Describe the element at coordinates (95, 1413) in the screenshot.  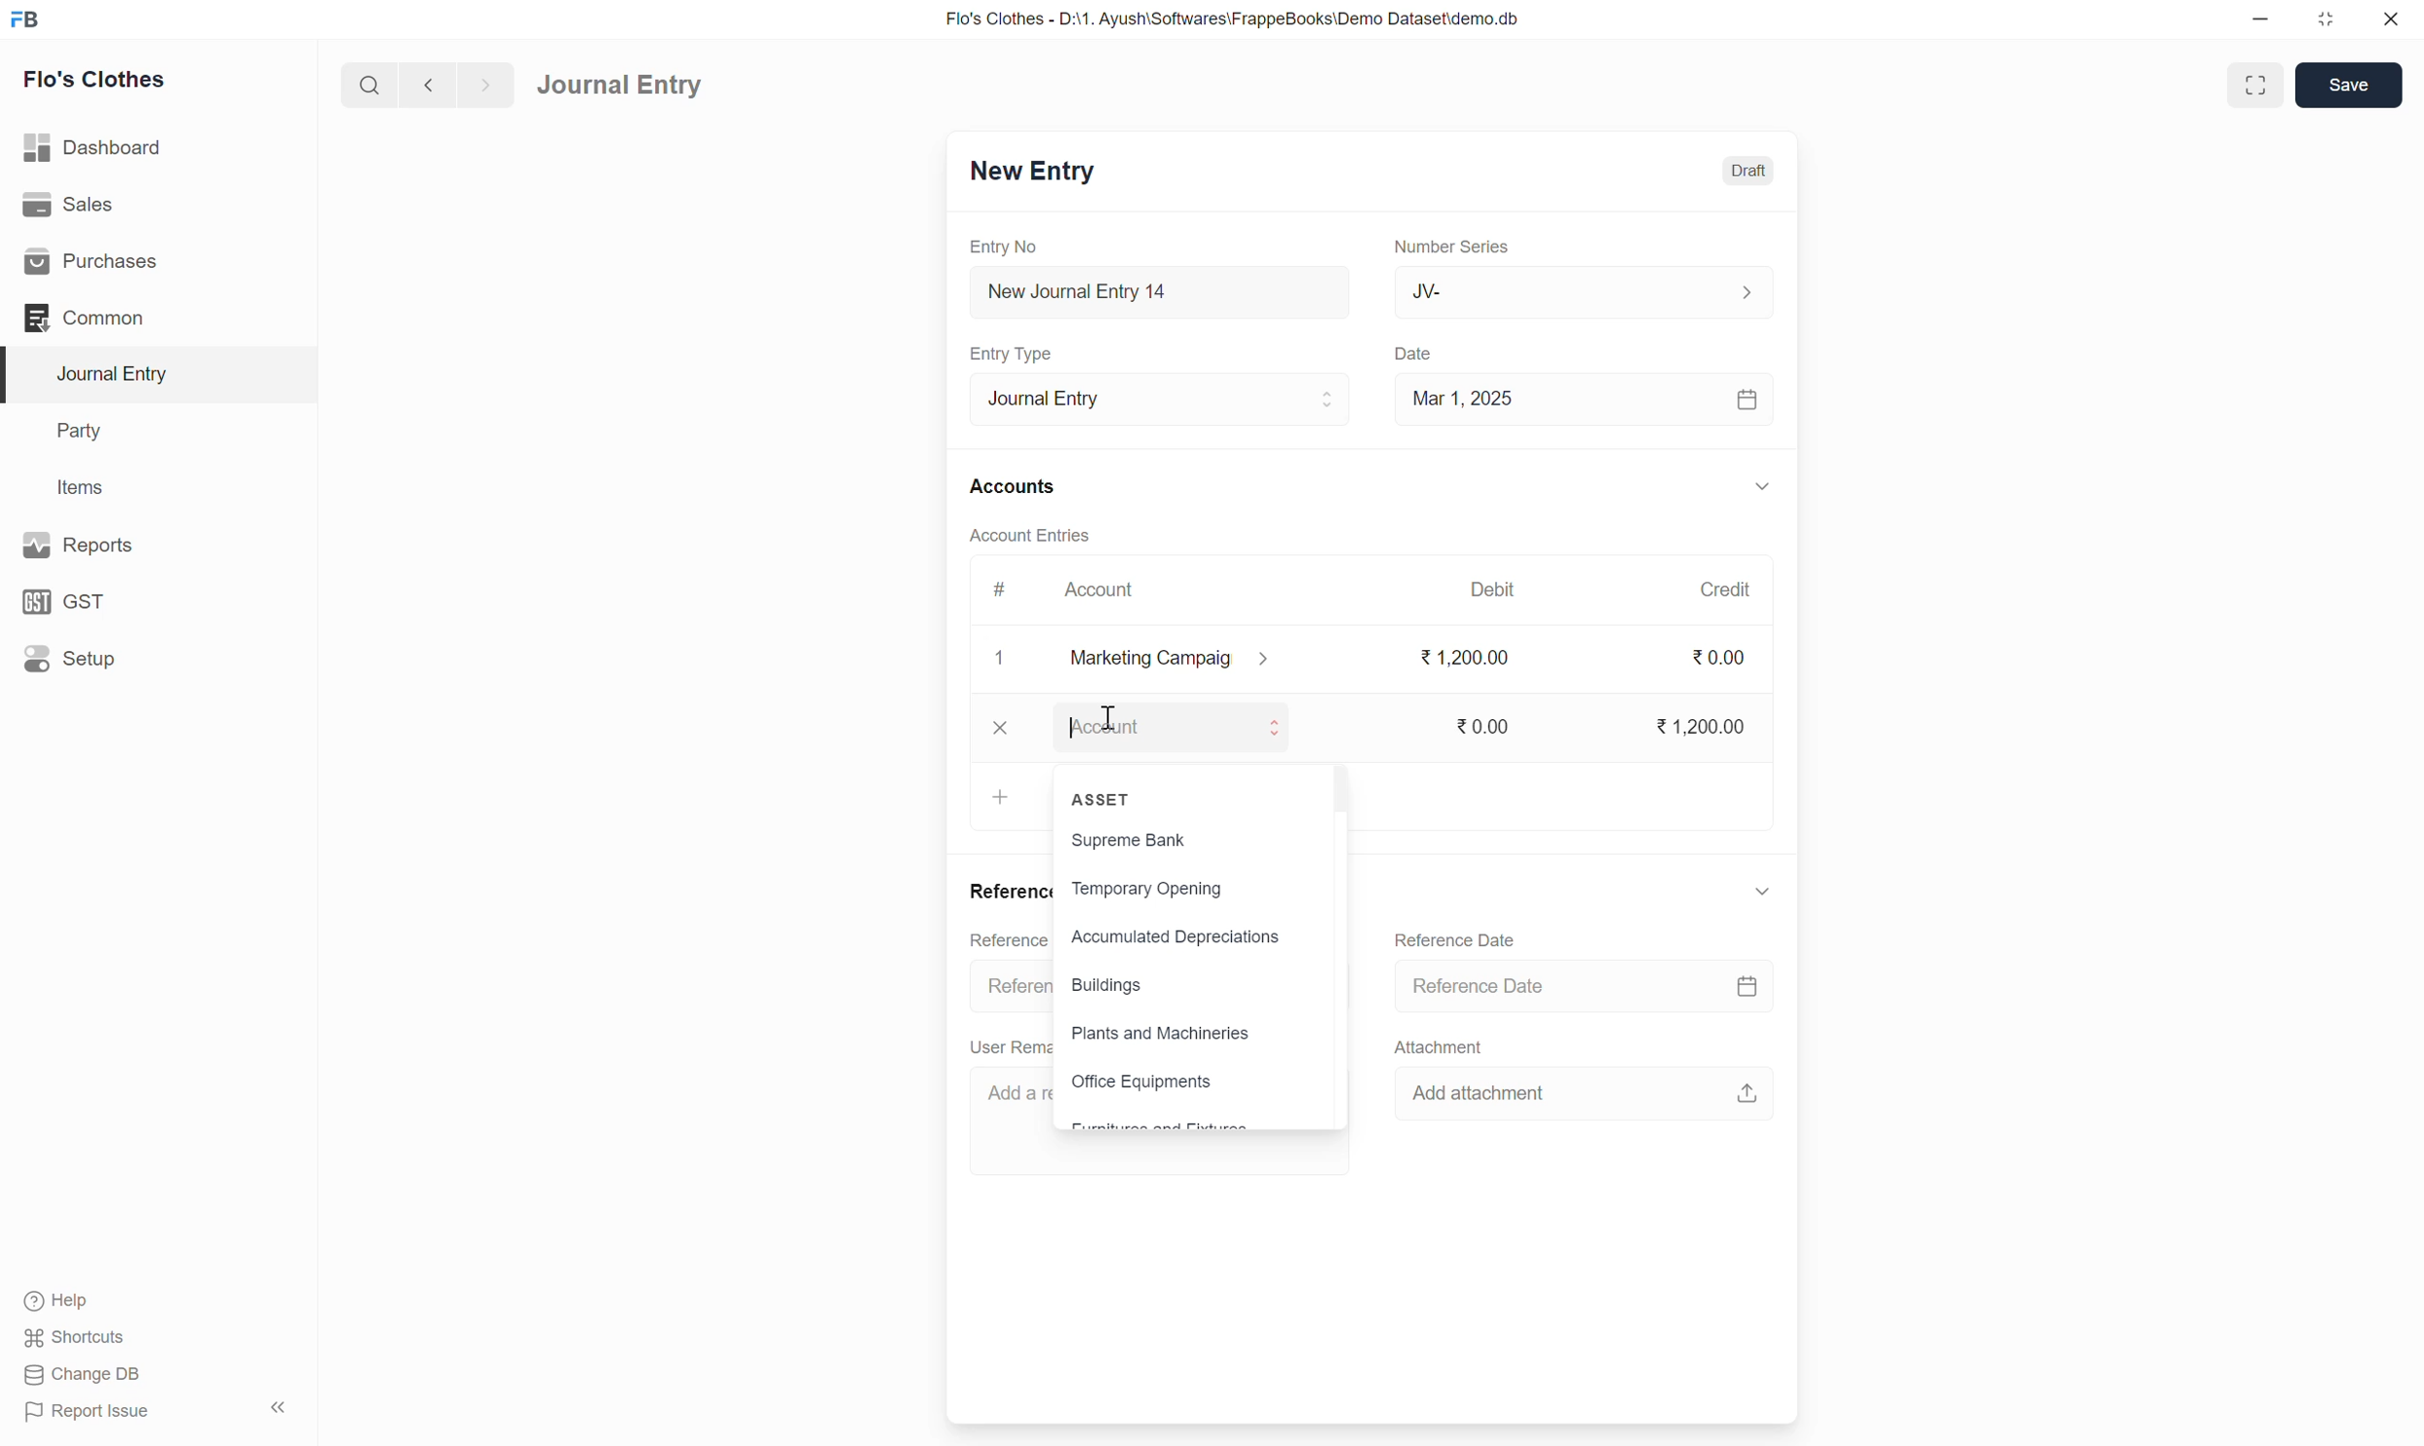
I see `Report Issue` at that location.